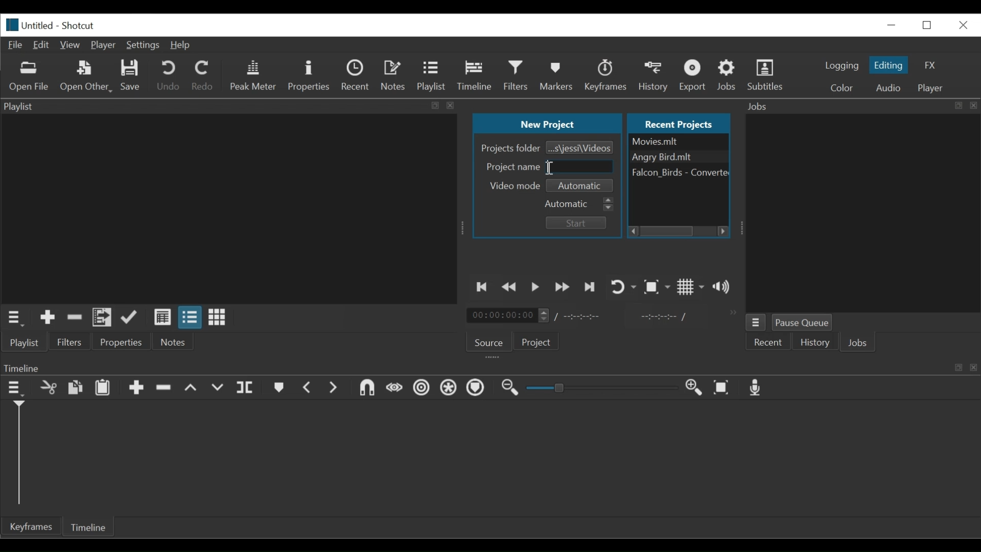 This screenshot has width=981, height=552. What do you see at coordinates (578, 222) in the screenshot?
I see `Start` at bounding box center [578, 222].